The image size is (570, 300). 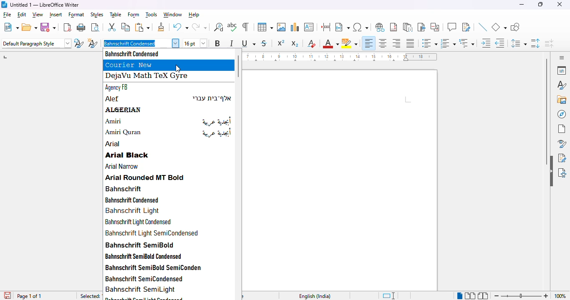 I want to click on zoom out, so click(x=496, y=295).